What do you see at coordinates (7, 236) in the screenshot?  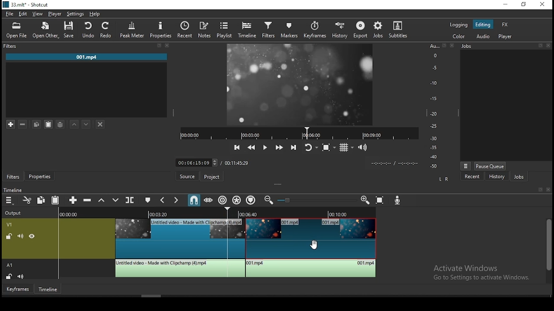 I see `*un)lock` at bounding box center [7, 236].